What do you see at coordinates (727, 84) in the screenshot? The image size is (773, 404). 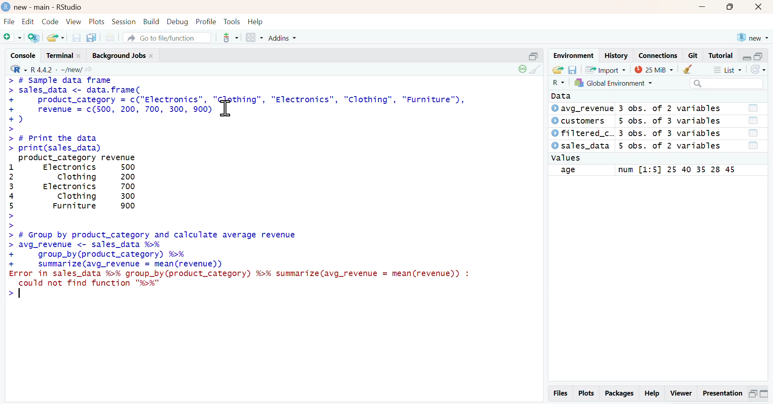 I see `search` at bounding box center [727, 84].